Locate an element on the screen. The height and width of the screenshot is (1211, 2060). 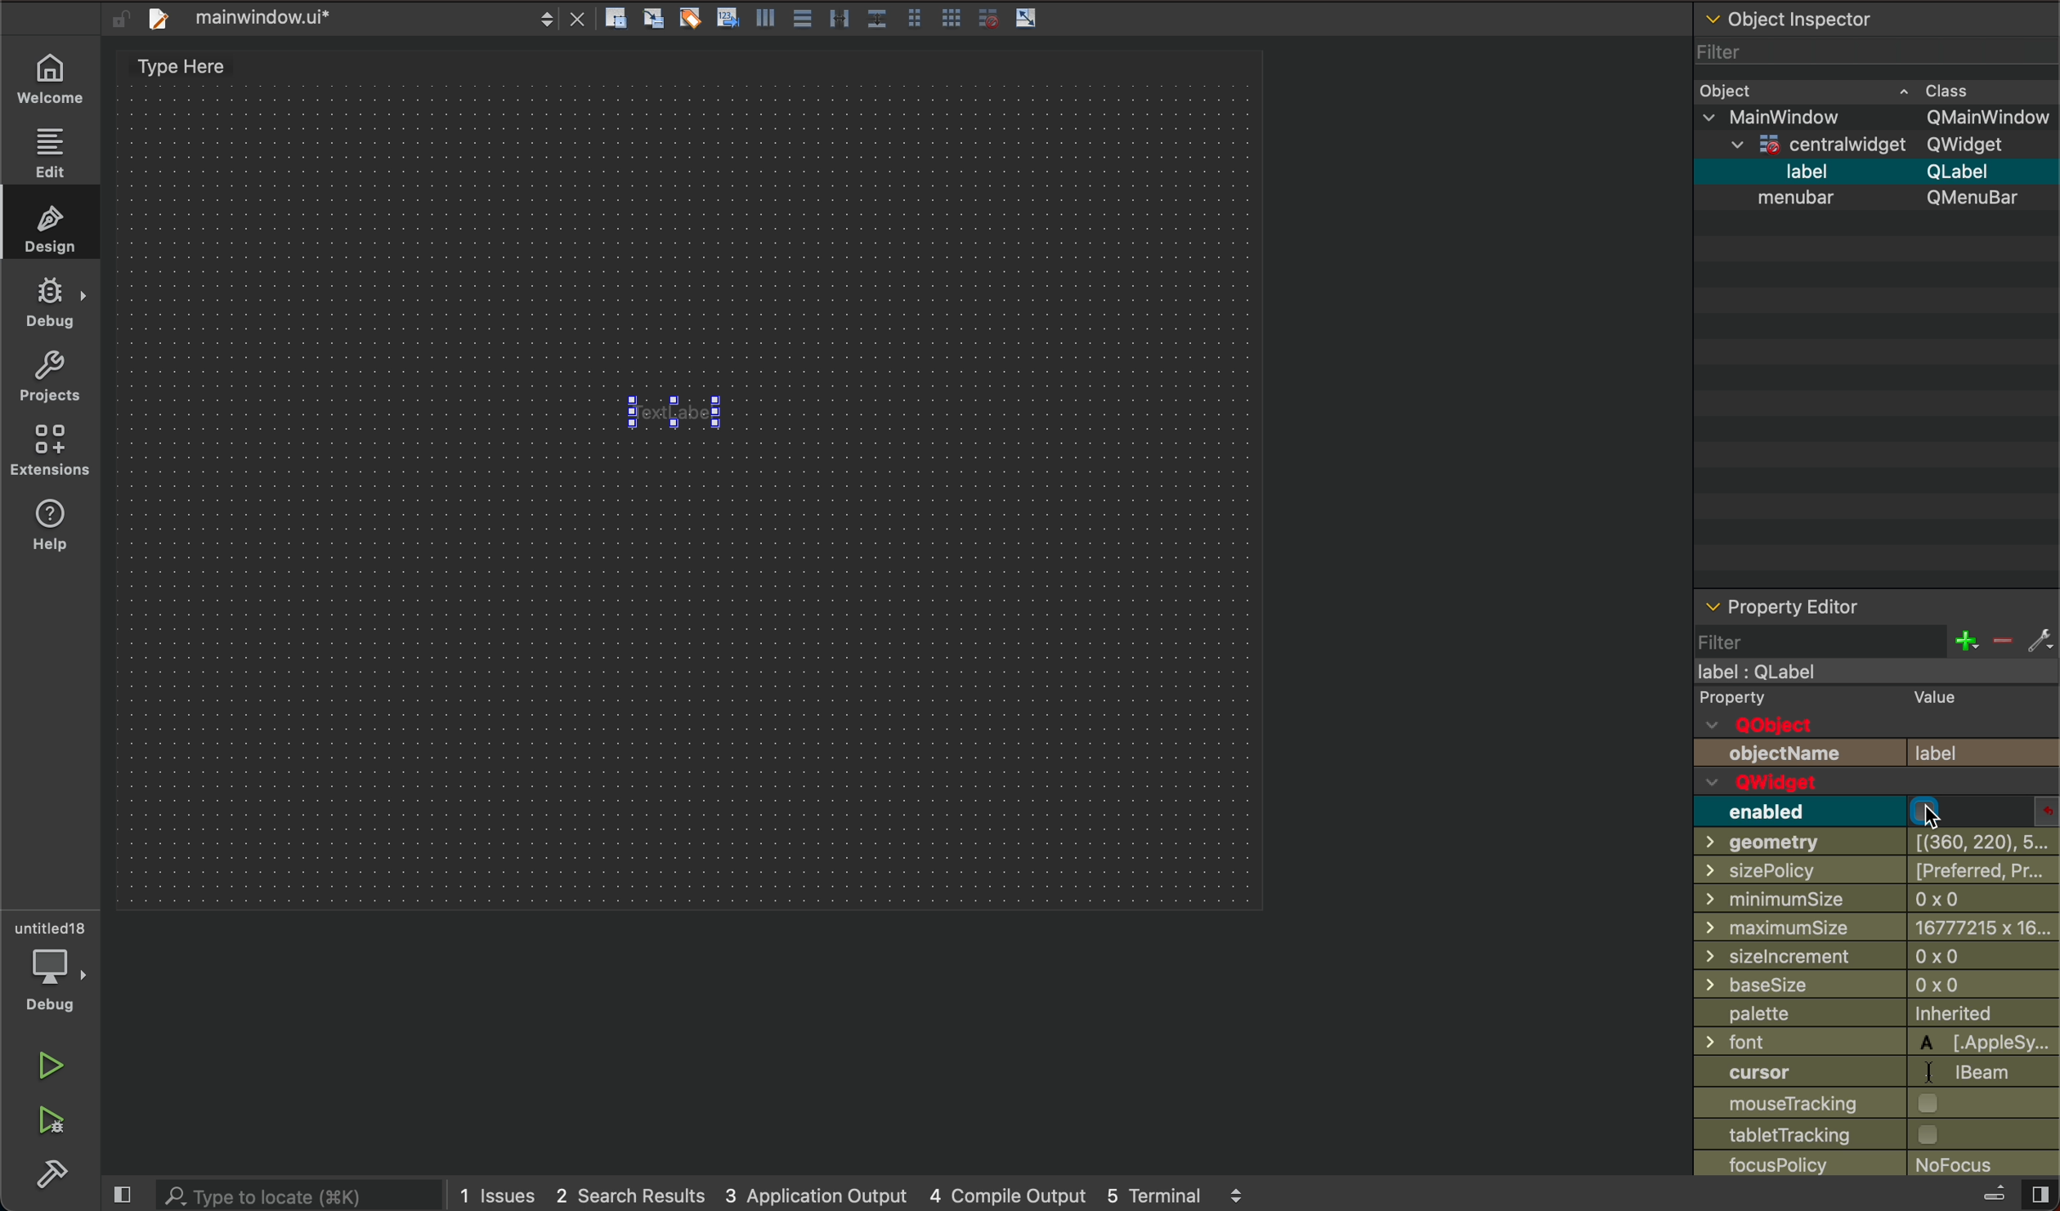
focus is disabled is located at coordinates (682, 409).